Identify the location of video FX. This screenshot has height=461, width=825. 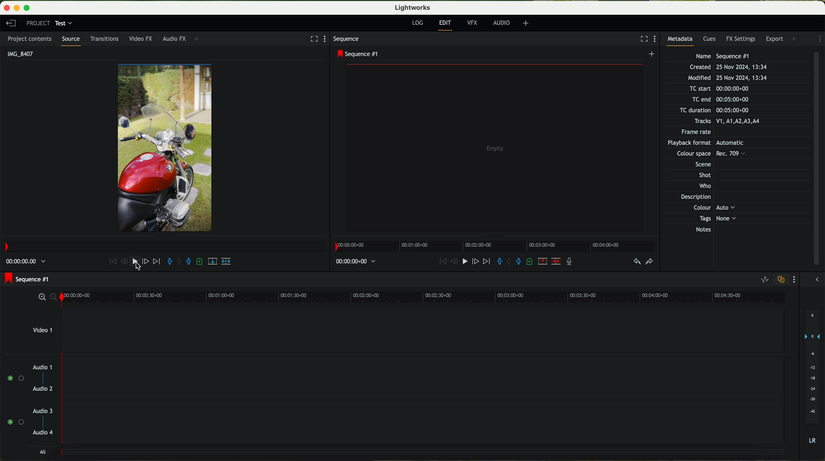
(142, 39).